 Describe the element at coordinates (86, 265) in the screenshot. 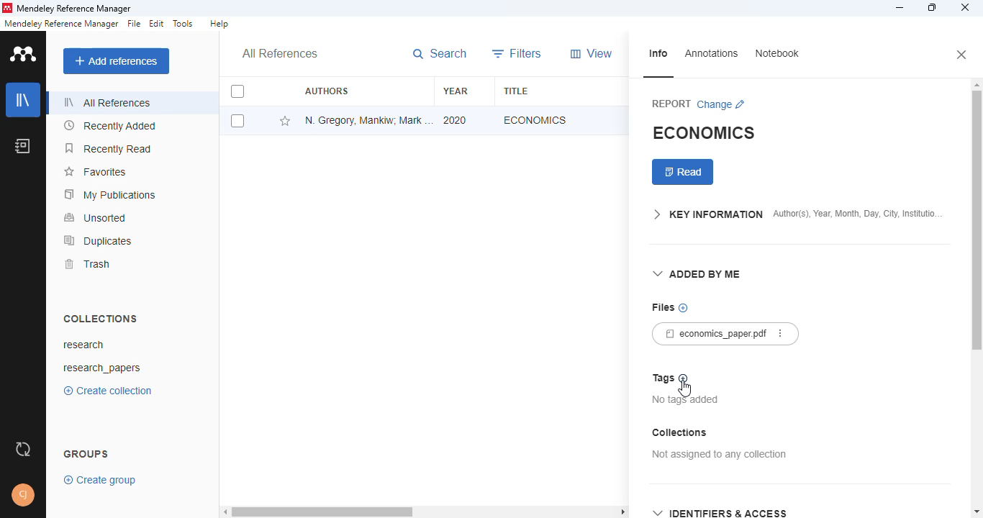

I see `trash` at that location.